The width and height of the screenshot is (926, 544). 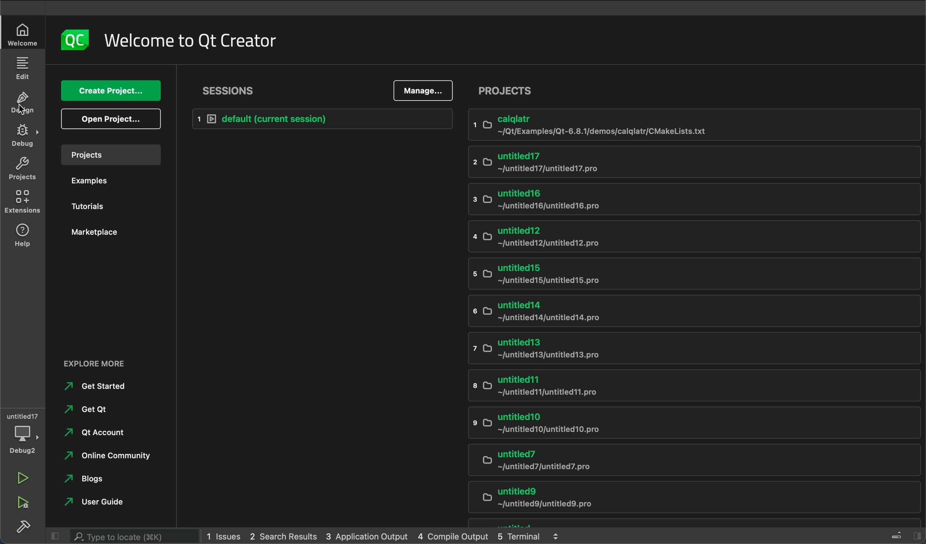 I want to click on manage, so click(x=424, y=91).